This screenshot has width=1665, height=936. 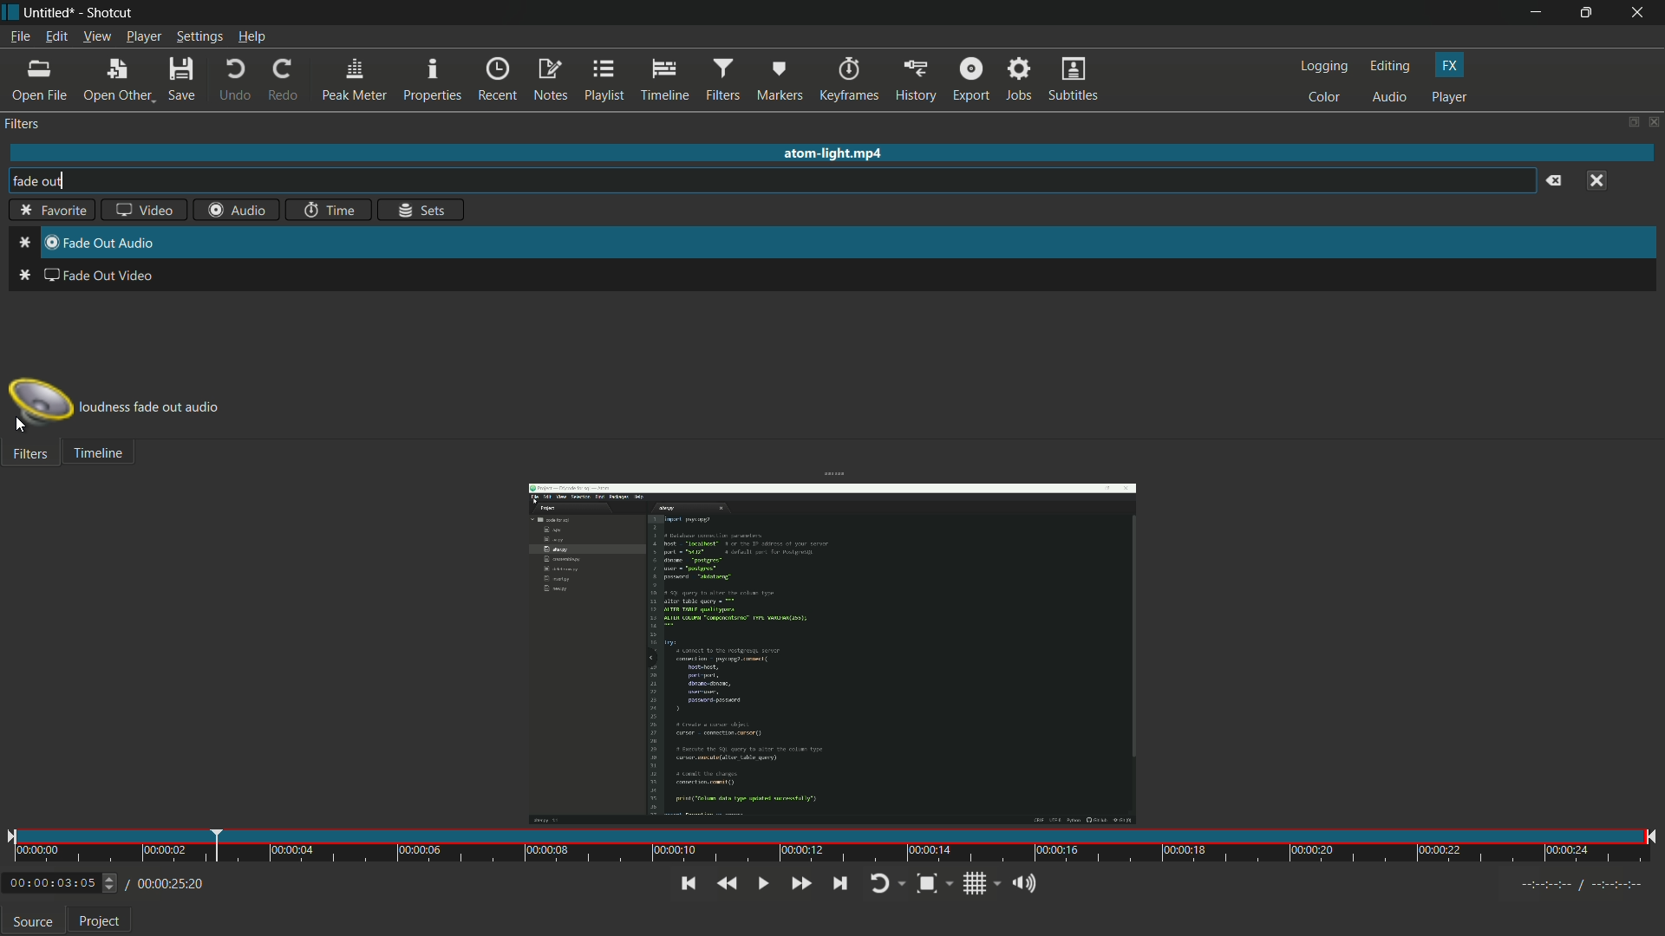 What do you see at coordinates (112, 883) in the screenshot?
I see `up and down` at bounding box center [112, 883].